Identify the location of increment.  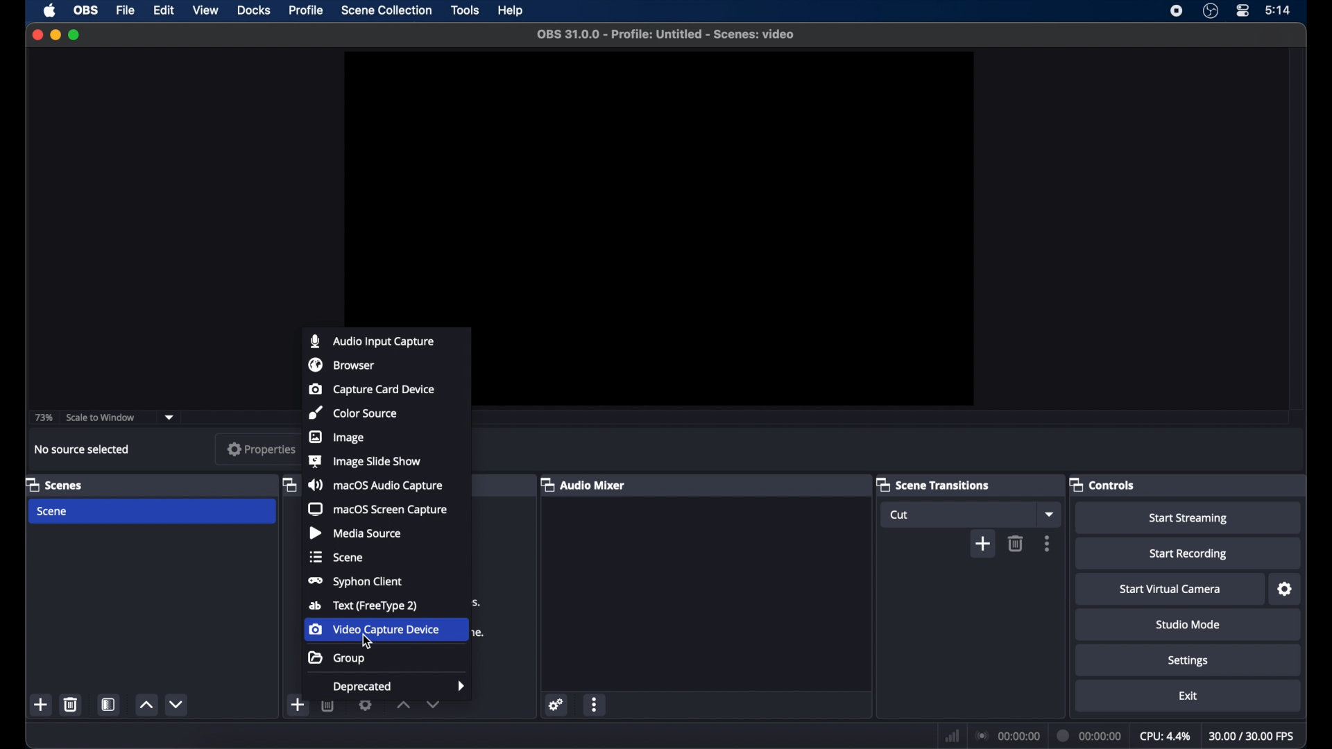
(402, 707).